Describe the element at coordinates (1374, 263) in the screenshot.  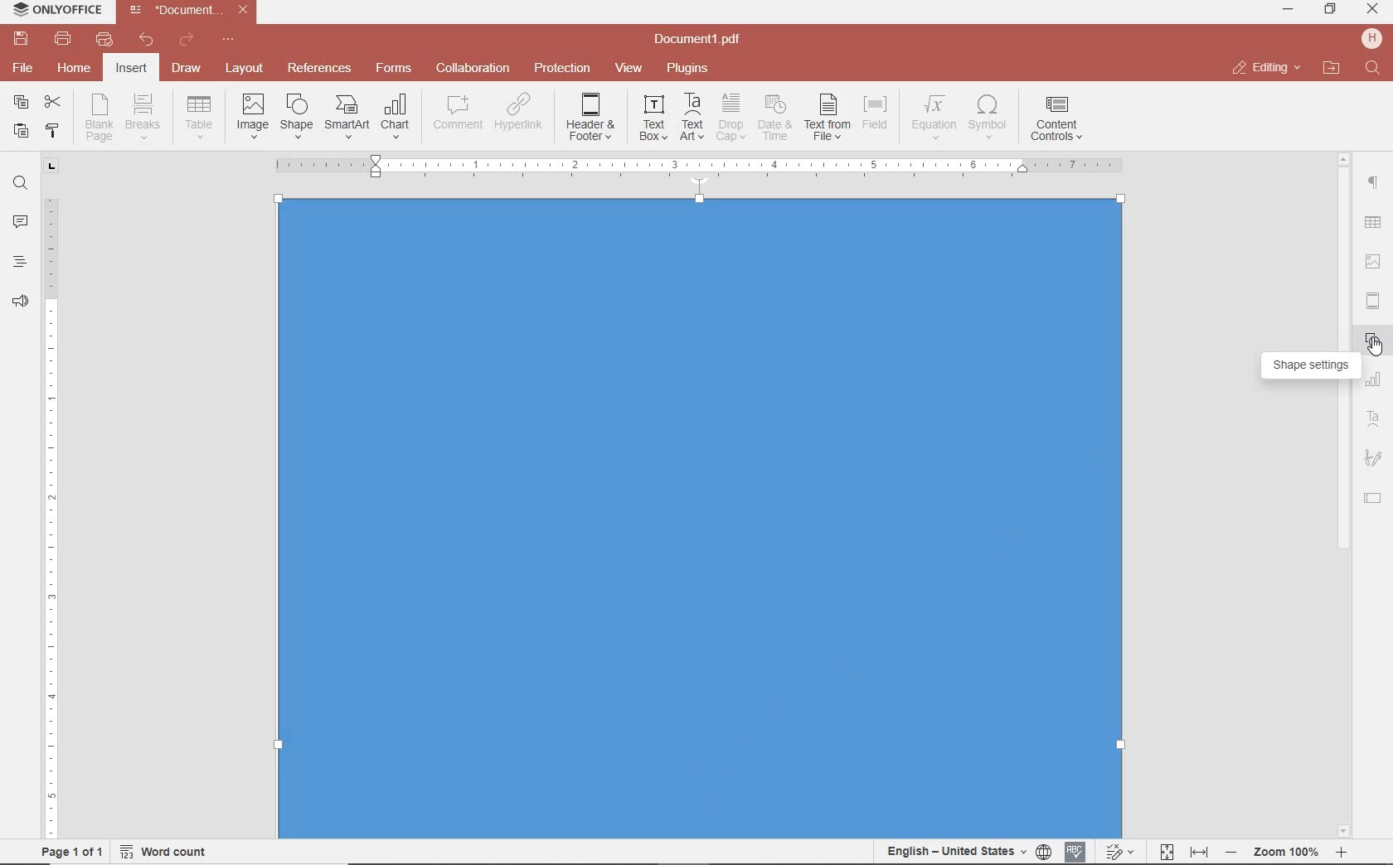
I see `IMAGE` at that location.